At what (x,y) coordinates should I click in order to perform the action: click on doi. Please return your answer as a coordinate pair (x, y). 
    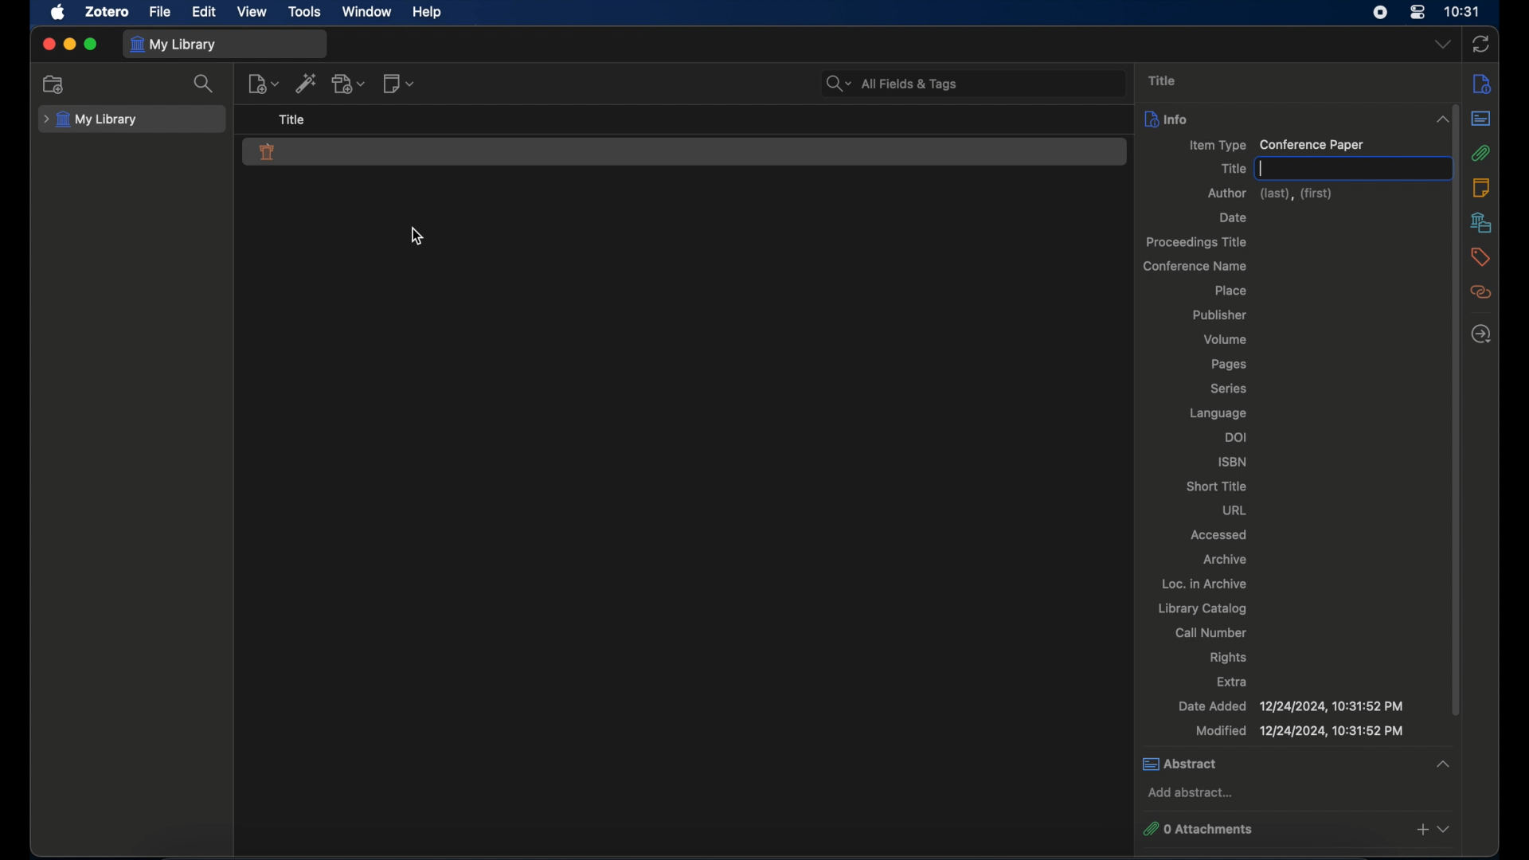
    Looking at the image, I should click on (1238, 436).